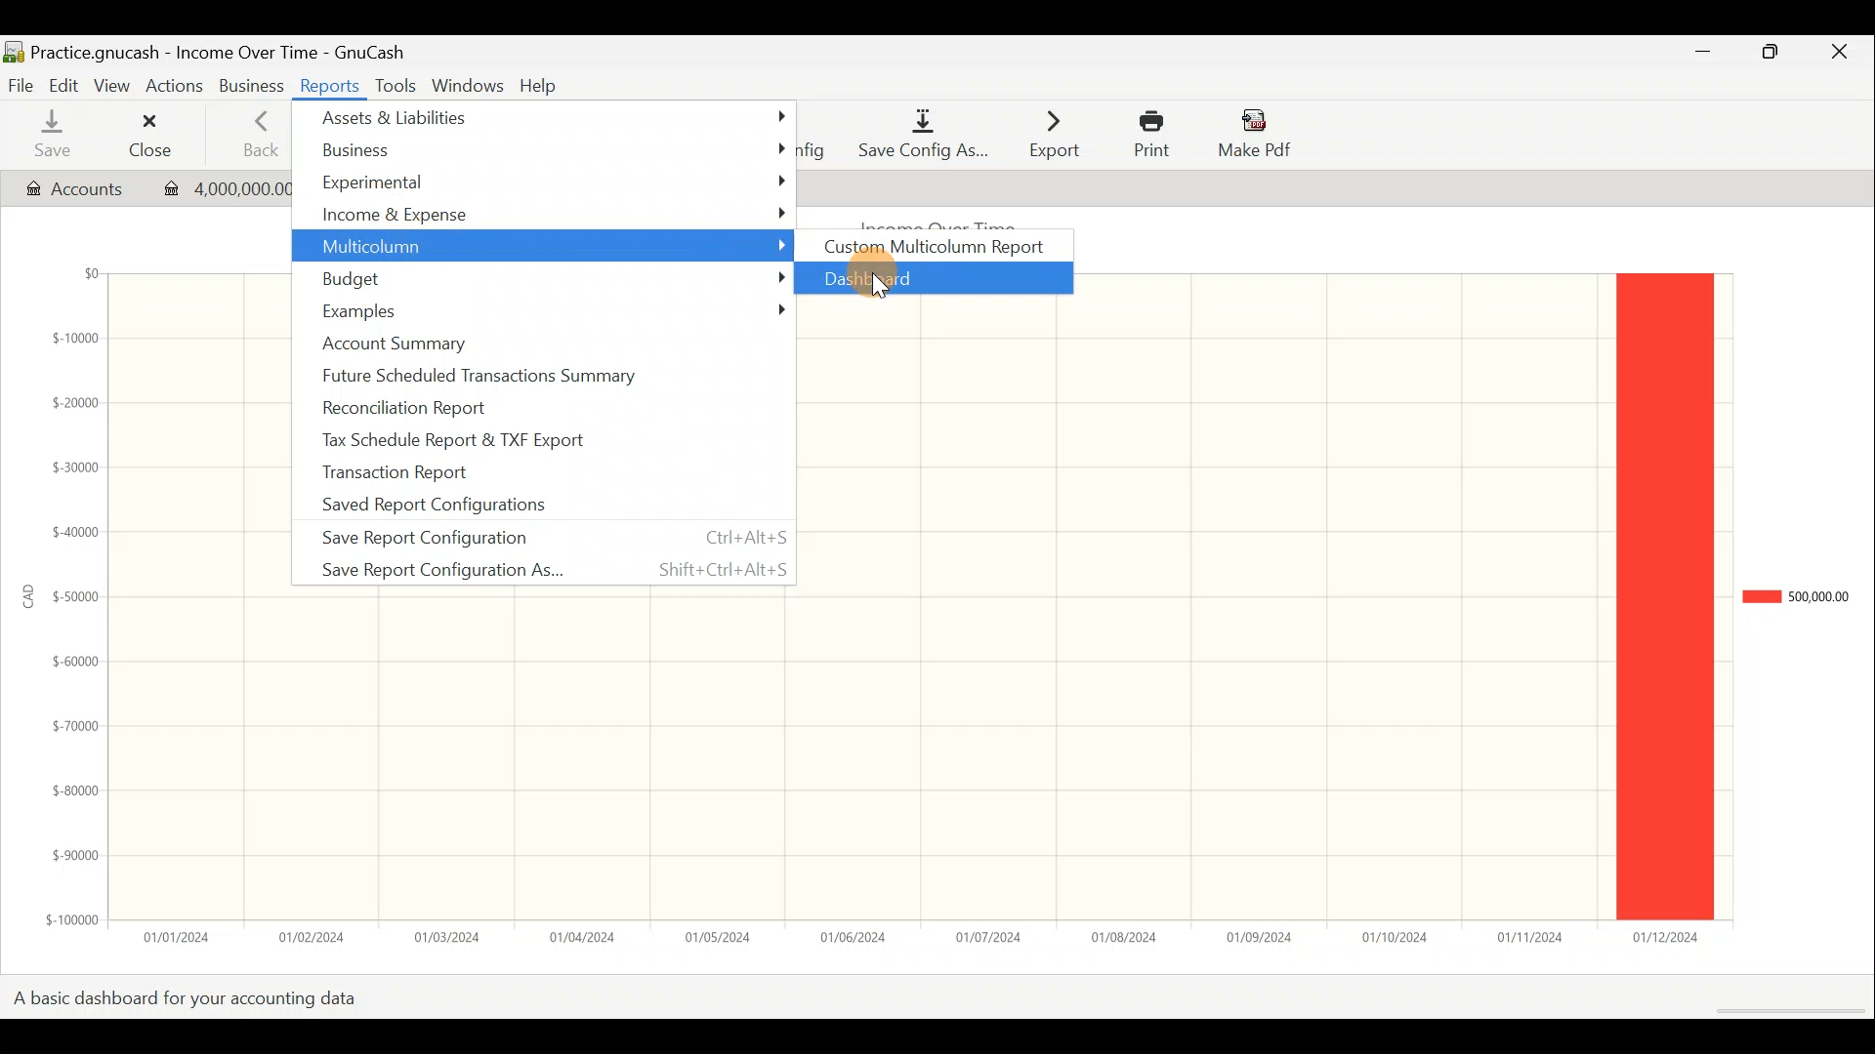  I want to click on Multicolumn, so click(544, 249).